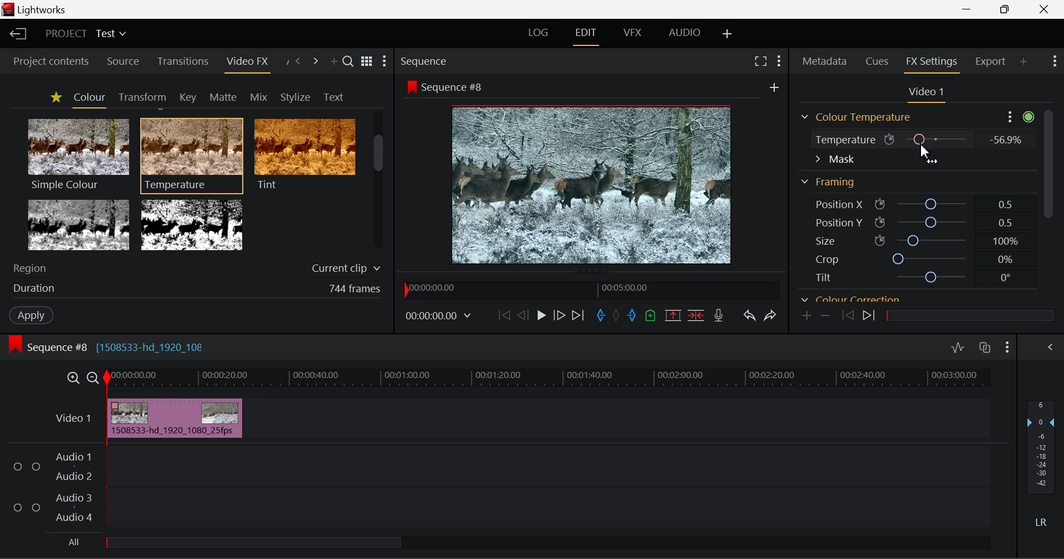  Describe the element at coordinates (94, 377) in the screenshot. I see `Timeline Zoom Out` at that location.